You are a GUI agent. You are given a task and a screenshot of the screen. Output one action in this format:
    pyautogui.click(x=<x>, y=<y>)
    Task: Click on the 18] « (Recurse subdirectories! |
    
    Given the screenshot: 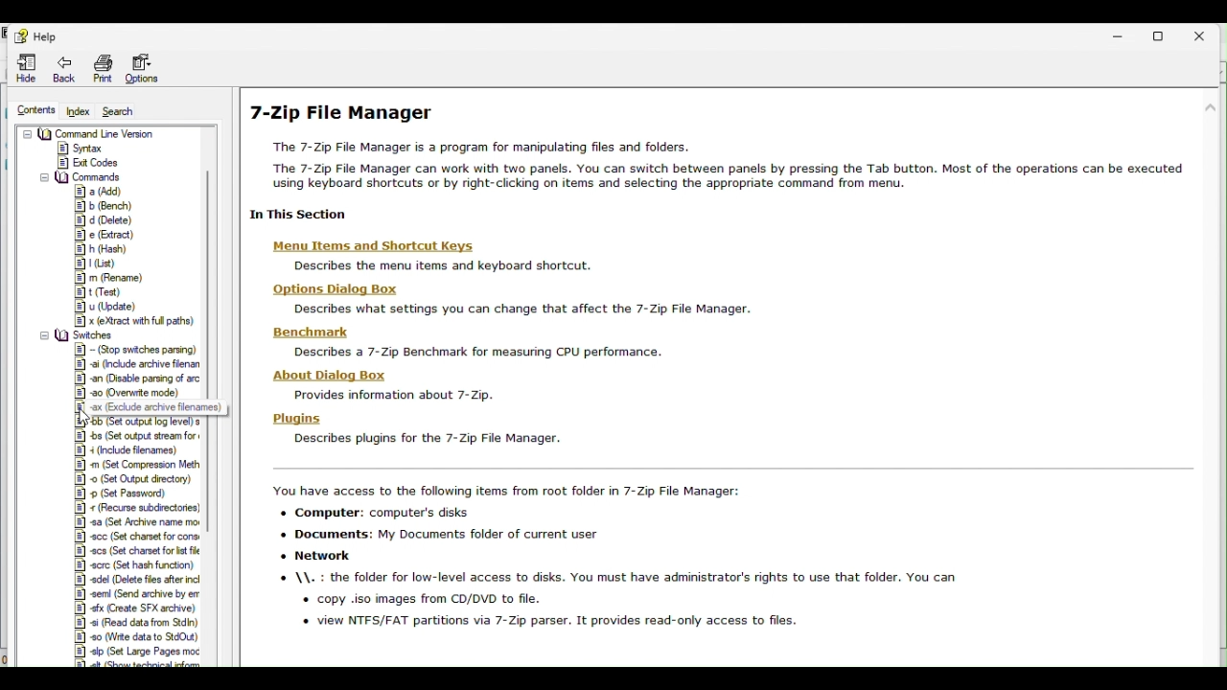 What is the action you would take?
    pyautogui.click(x=139, y=507)
    